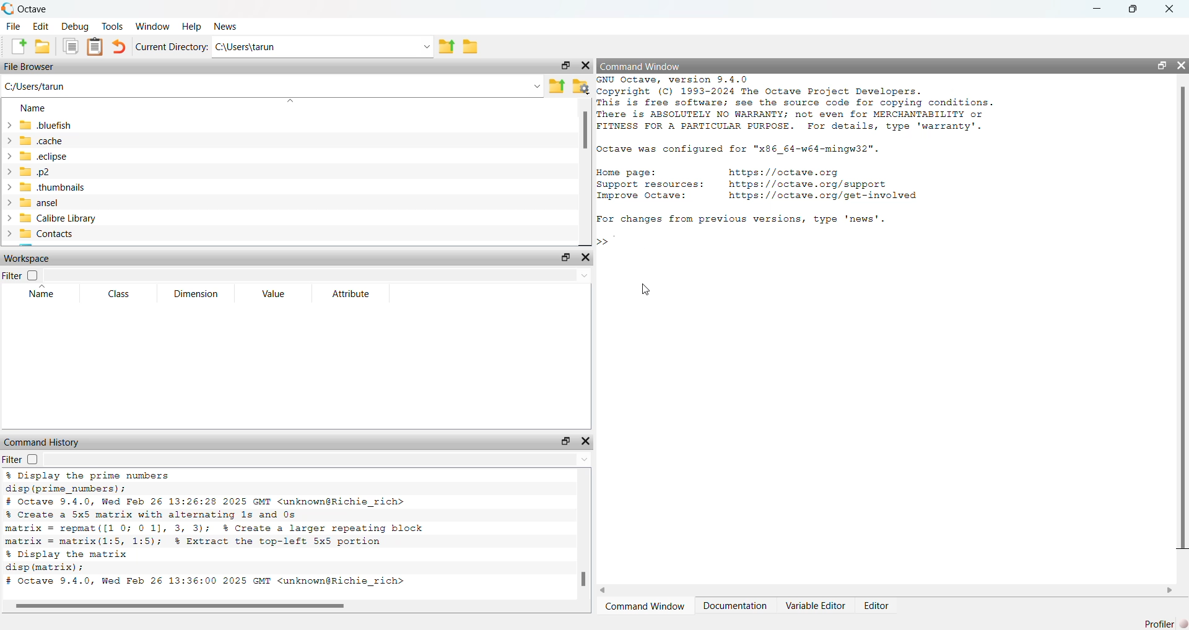 The height and width of the screenshot is (630, 1189). I want to click on enter the path or filename, so click(271, 85).